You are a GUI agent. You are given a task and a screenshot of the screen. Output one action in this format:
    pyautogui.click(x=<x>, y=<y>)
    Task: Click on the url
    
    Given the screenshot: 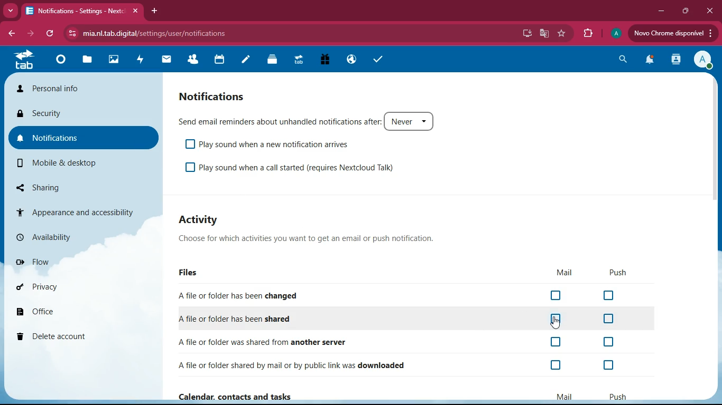 What is the action you would take?
    pyautogui.click(x=184, y=33)
    